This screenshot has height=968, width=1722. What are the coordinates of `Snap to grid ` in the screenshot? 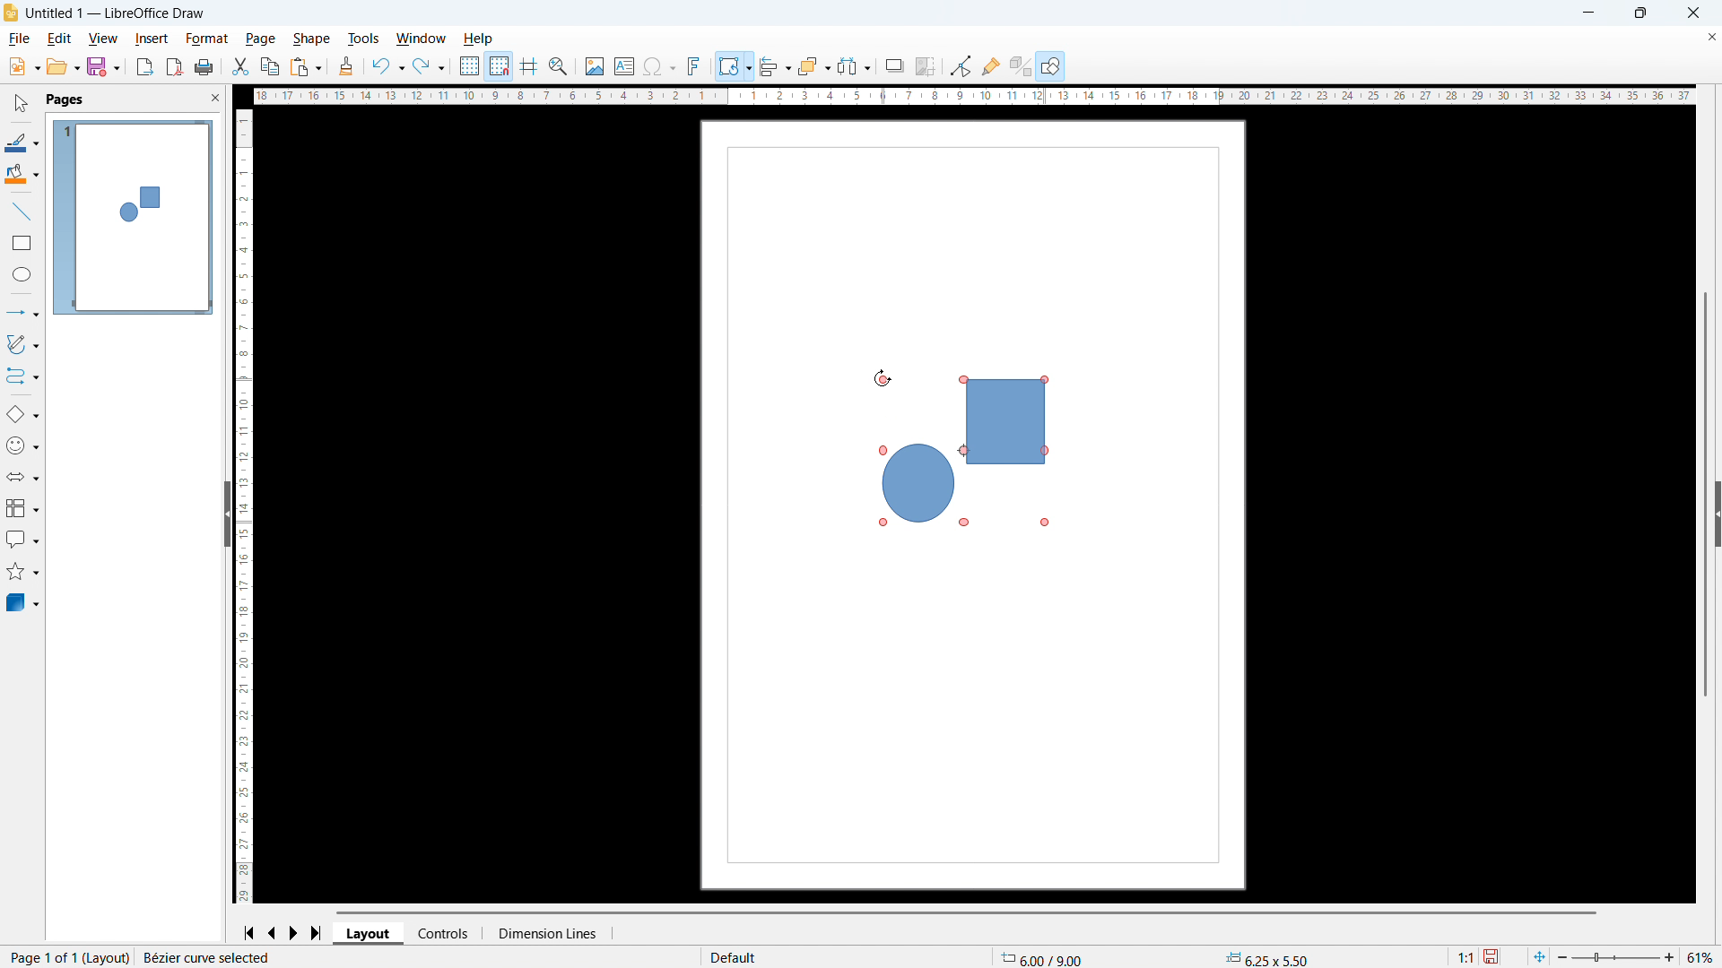 It's located at (499, 66).